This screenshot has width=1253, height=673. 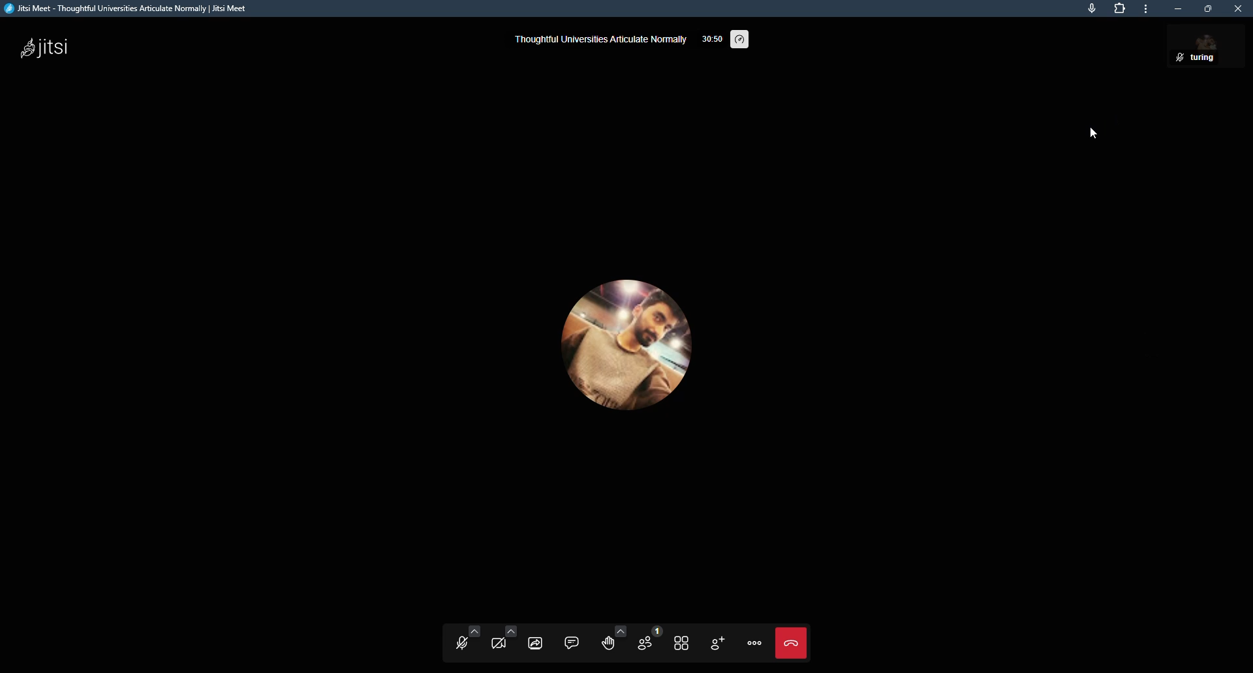 I want to click on invite people, so click(x=719, y=643).